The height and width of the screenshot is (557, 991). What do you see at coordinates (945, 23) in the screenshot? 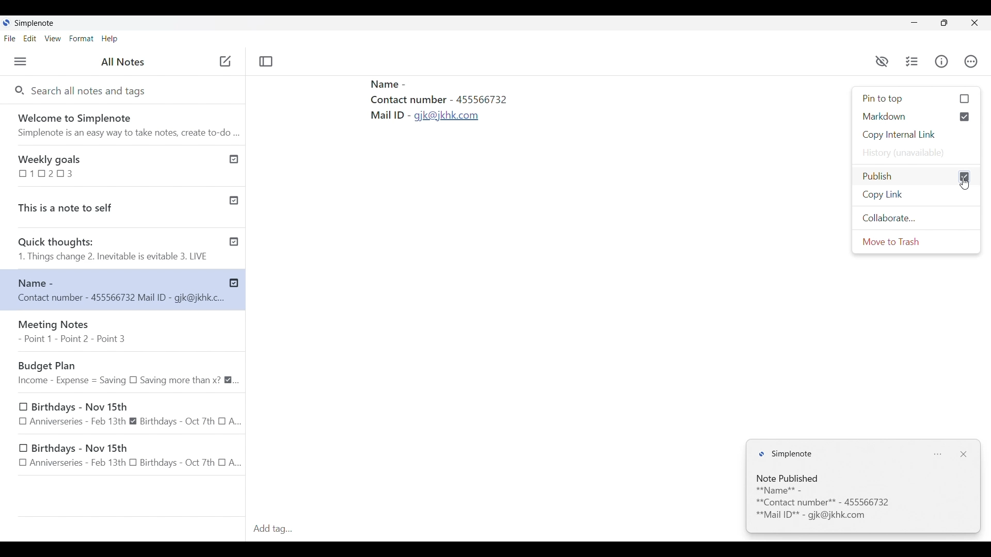
I see `Show interface in a smaller tab` at bounding box center [945, 23].